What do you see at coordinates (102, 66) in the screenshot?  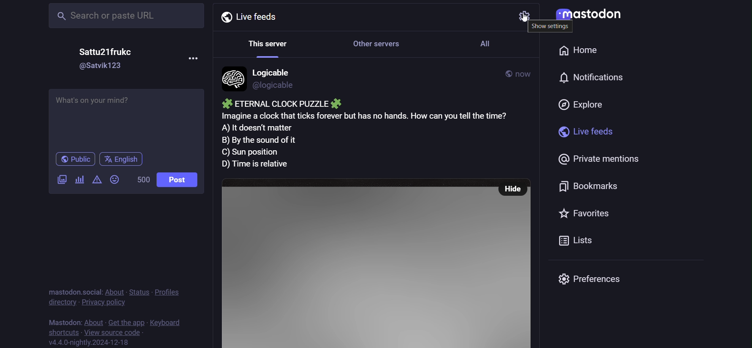 I see `@satvik123` at bounding box center [102, 66].